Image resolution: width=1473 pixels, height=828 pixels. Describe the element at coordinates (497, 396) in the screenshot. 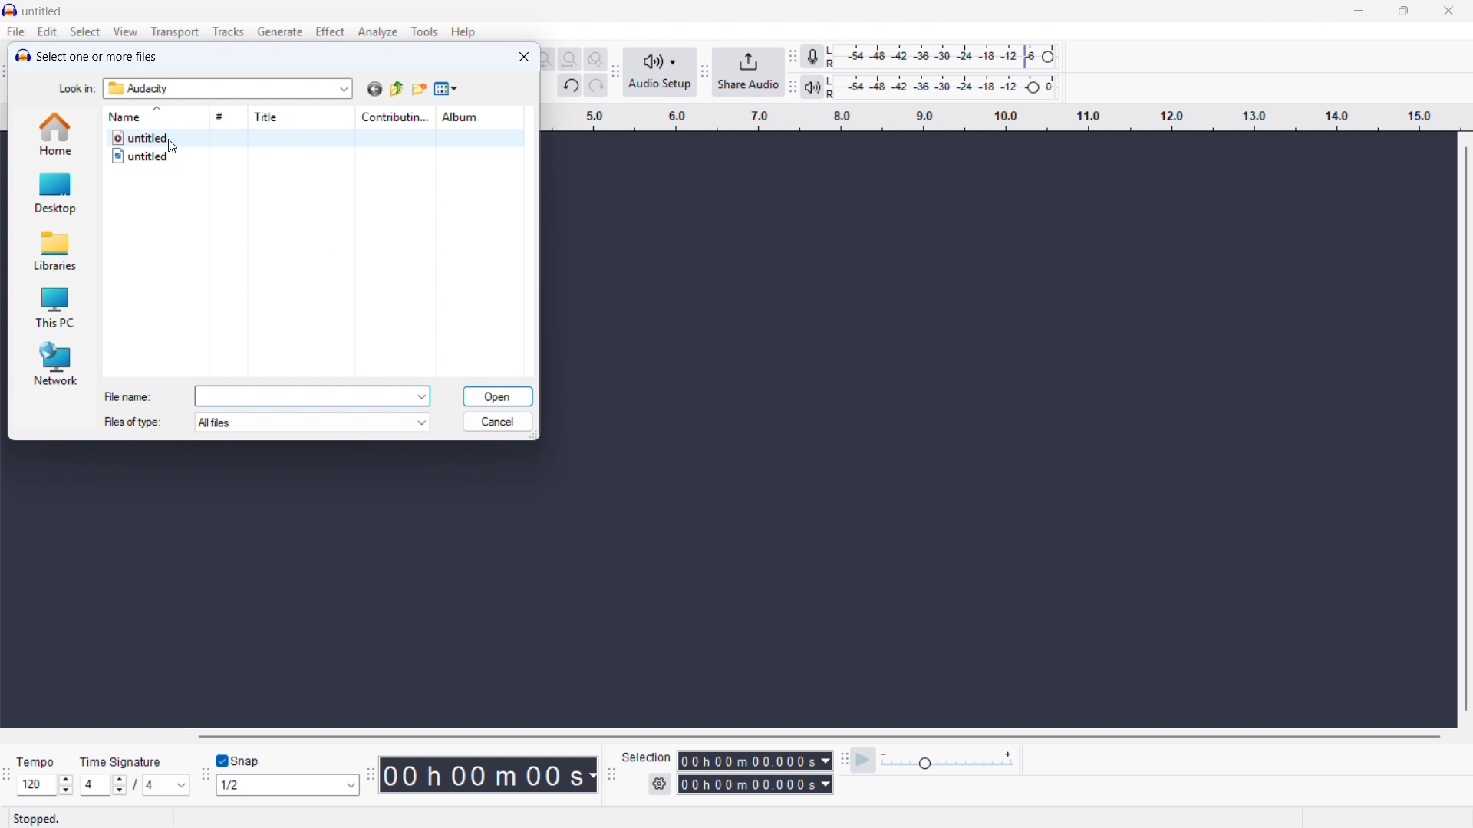

I see `open ` at that location.